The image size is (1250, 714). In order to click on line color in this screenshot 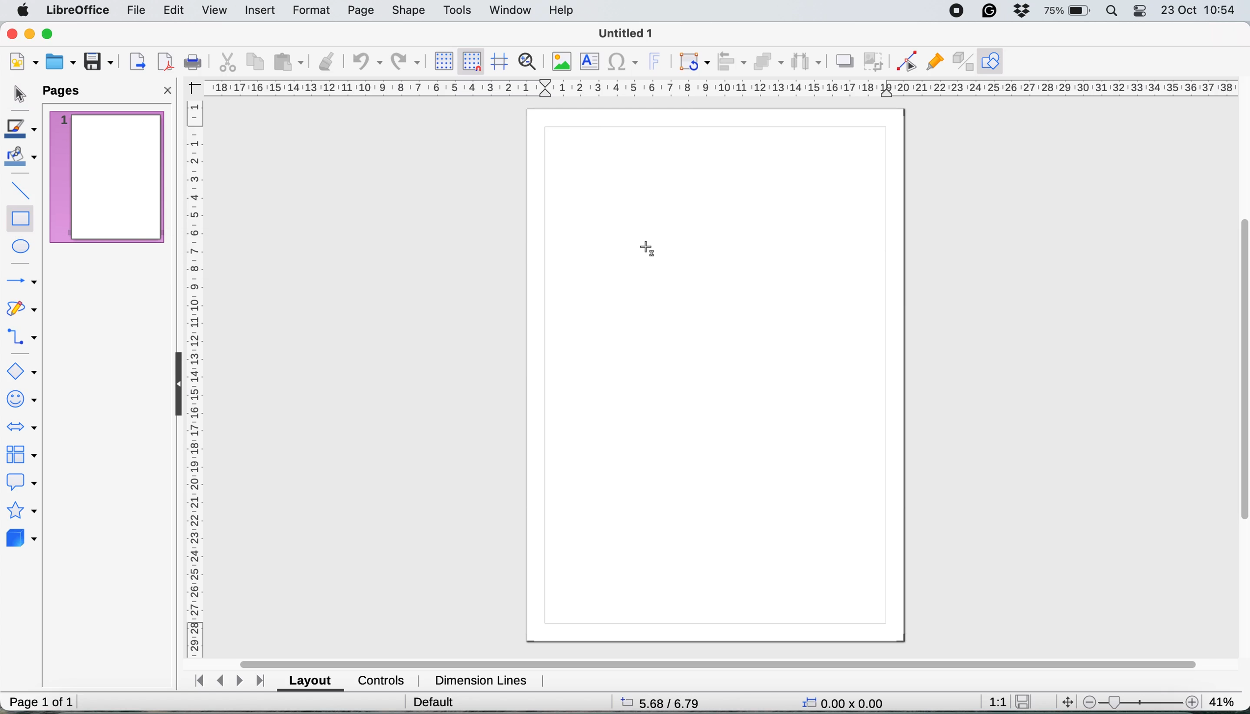, I will do `click(24, 130)`.